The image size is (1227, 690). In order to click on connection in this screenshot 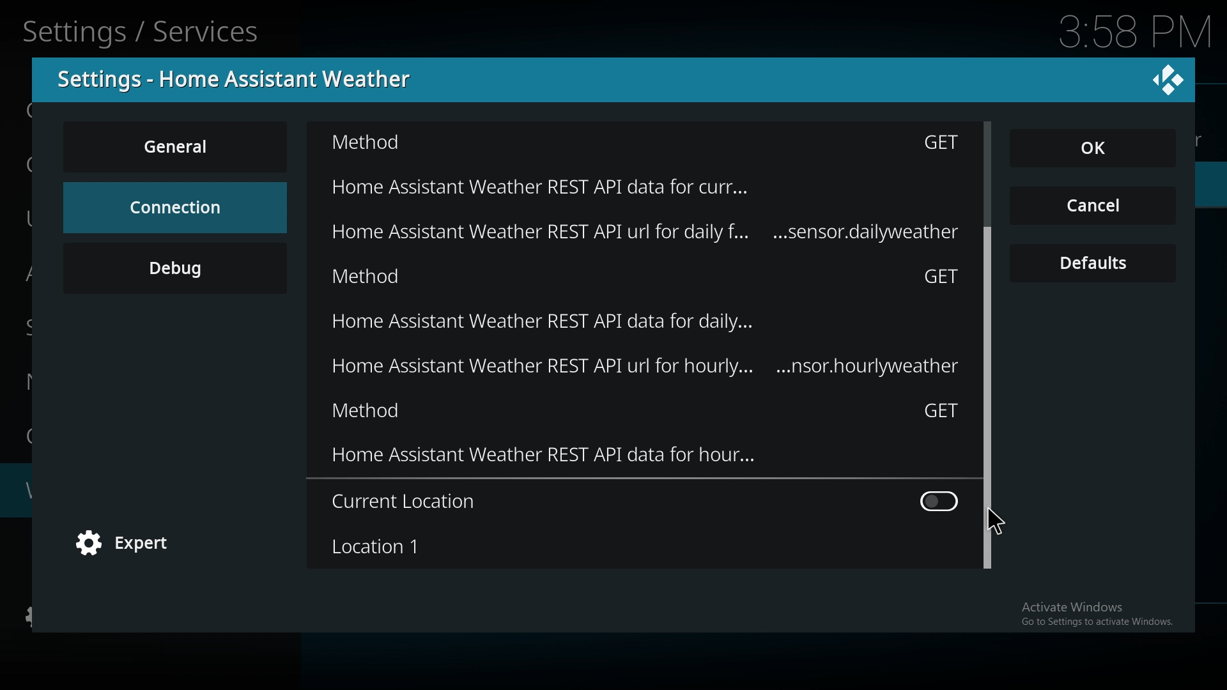, I will do `click(174, 207)`.